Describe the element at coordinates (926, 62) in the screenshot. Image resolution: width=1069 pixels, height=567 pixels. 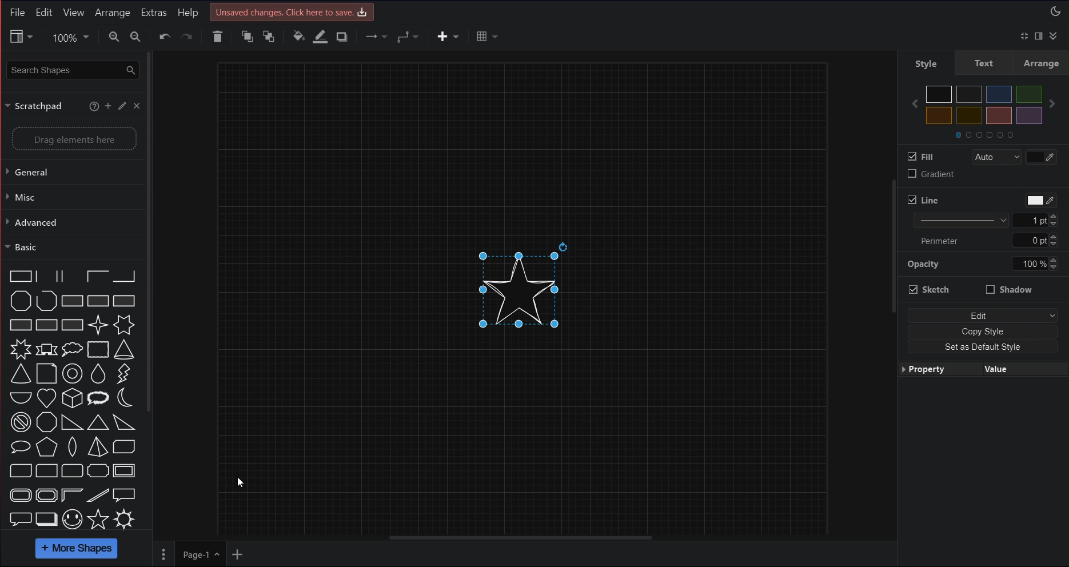
I see `Style` at that location.